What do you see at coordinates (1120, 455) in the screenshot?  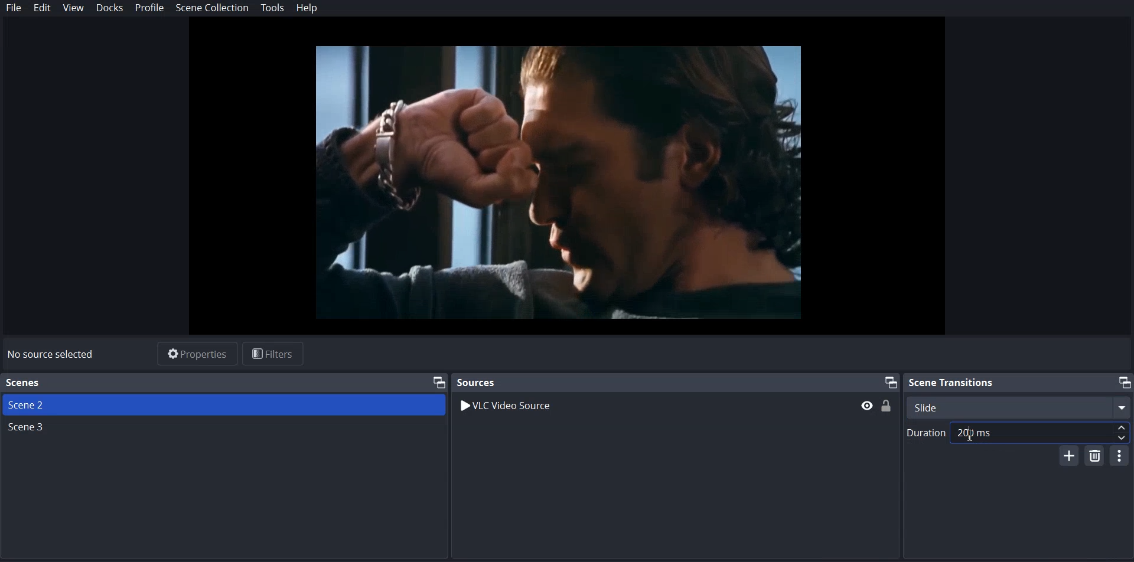 I see `Configurable Transition Properties` at bounding box center [1120, 455].